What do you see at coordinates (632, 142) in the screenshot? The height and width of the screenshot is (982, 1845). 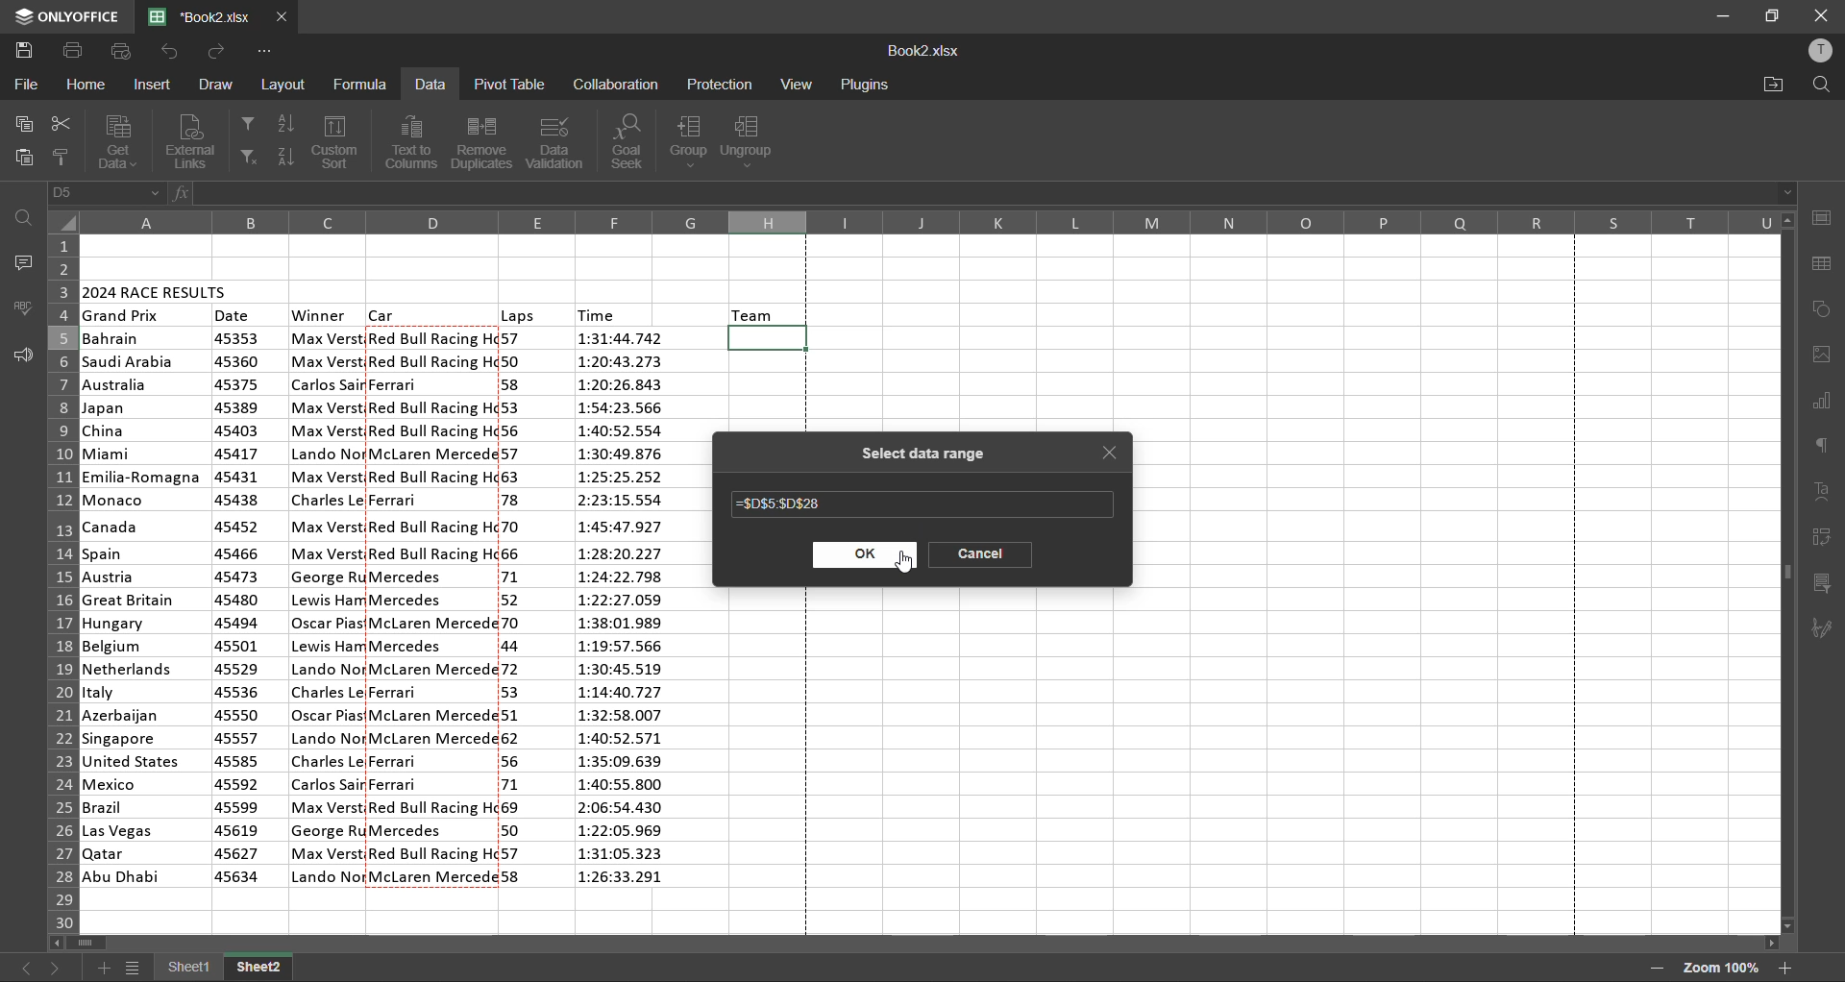 I see `goal seek` at bounding box center [632, 142].